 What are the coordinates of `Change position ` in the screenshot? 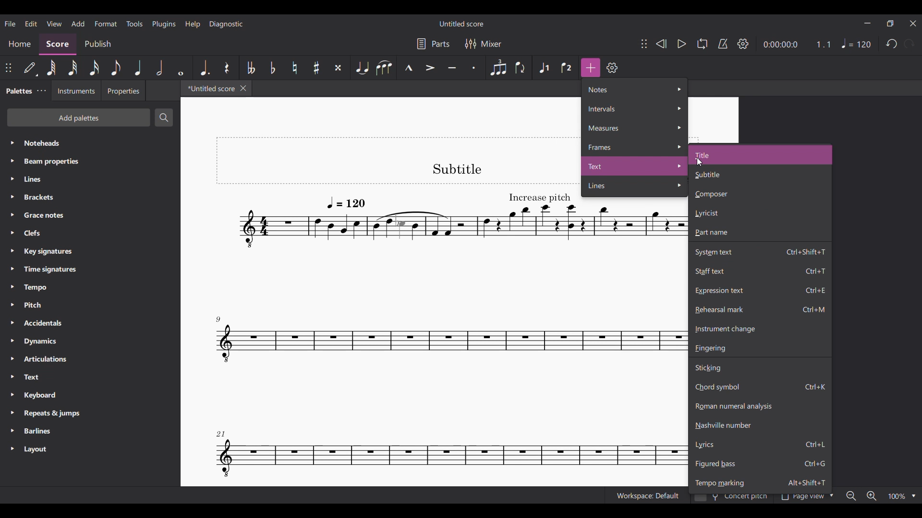 It's located at (8, 68).